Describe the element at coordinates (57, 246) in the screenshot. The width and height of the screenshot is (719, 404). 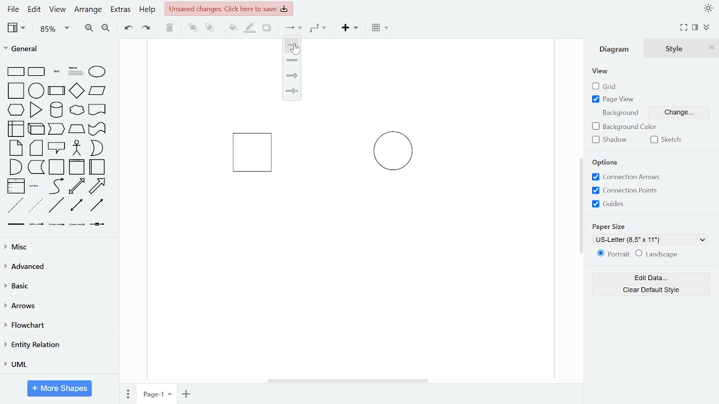
I see `misc` at that location.